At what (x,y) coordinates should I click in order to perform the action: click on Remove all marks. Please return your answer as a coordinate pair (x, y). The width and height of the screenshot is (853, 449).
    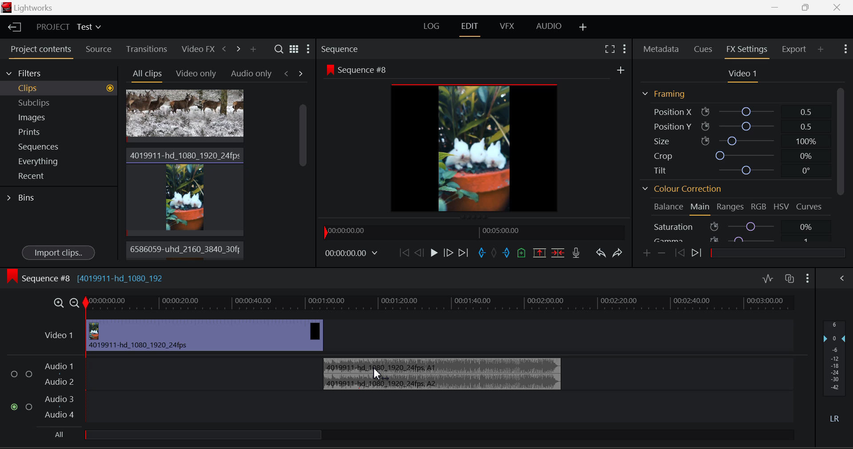
    Looking at the image, I should click on (495, 253).